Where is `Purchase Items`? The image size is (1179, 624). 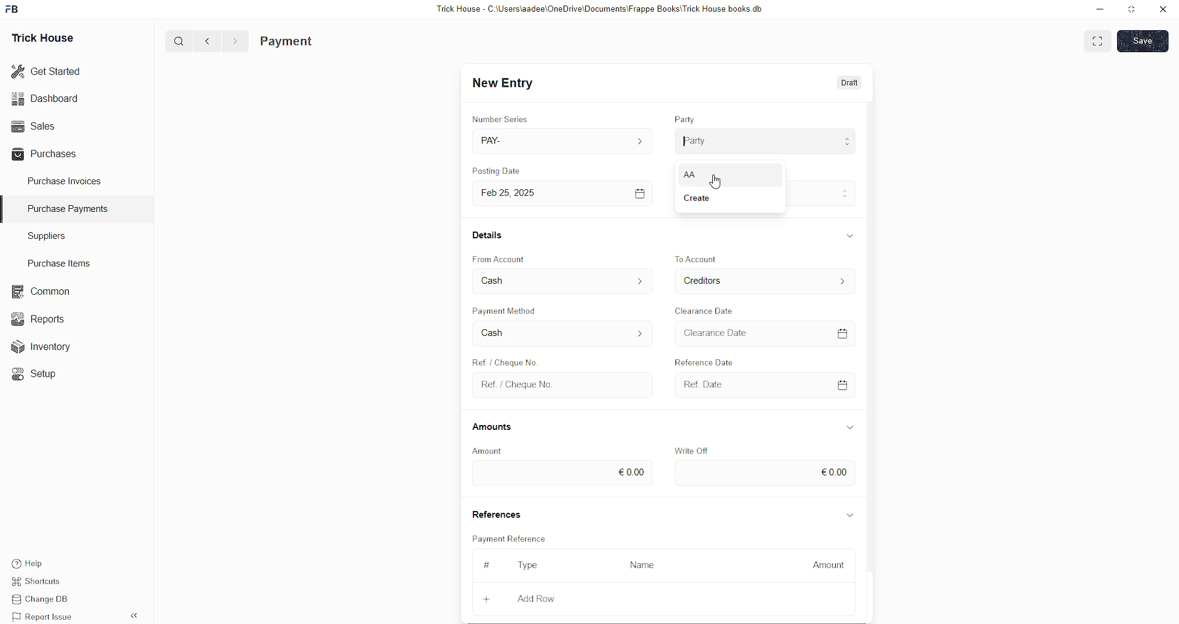
Purchase Items is located at coordinates (63, 261).